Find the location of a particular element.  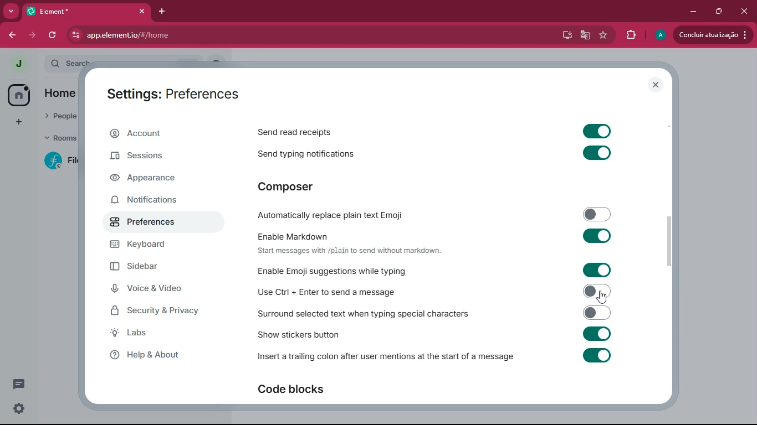

more is located at coordinates (11, 12).